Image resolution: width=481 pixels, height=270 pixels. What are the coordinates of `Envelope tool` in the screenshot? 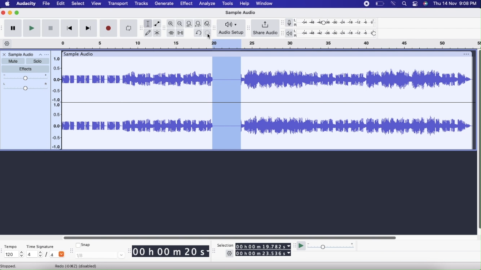 It's located at (157, 24).